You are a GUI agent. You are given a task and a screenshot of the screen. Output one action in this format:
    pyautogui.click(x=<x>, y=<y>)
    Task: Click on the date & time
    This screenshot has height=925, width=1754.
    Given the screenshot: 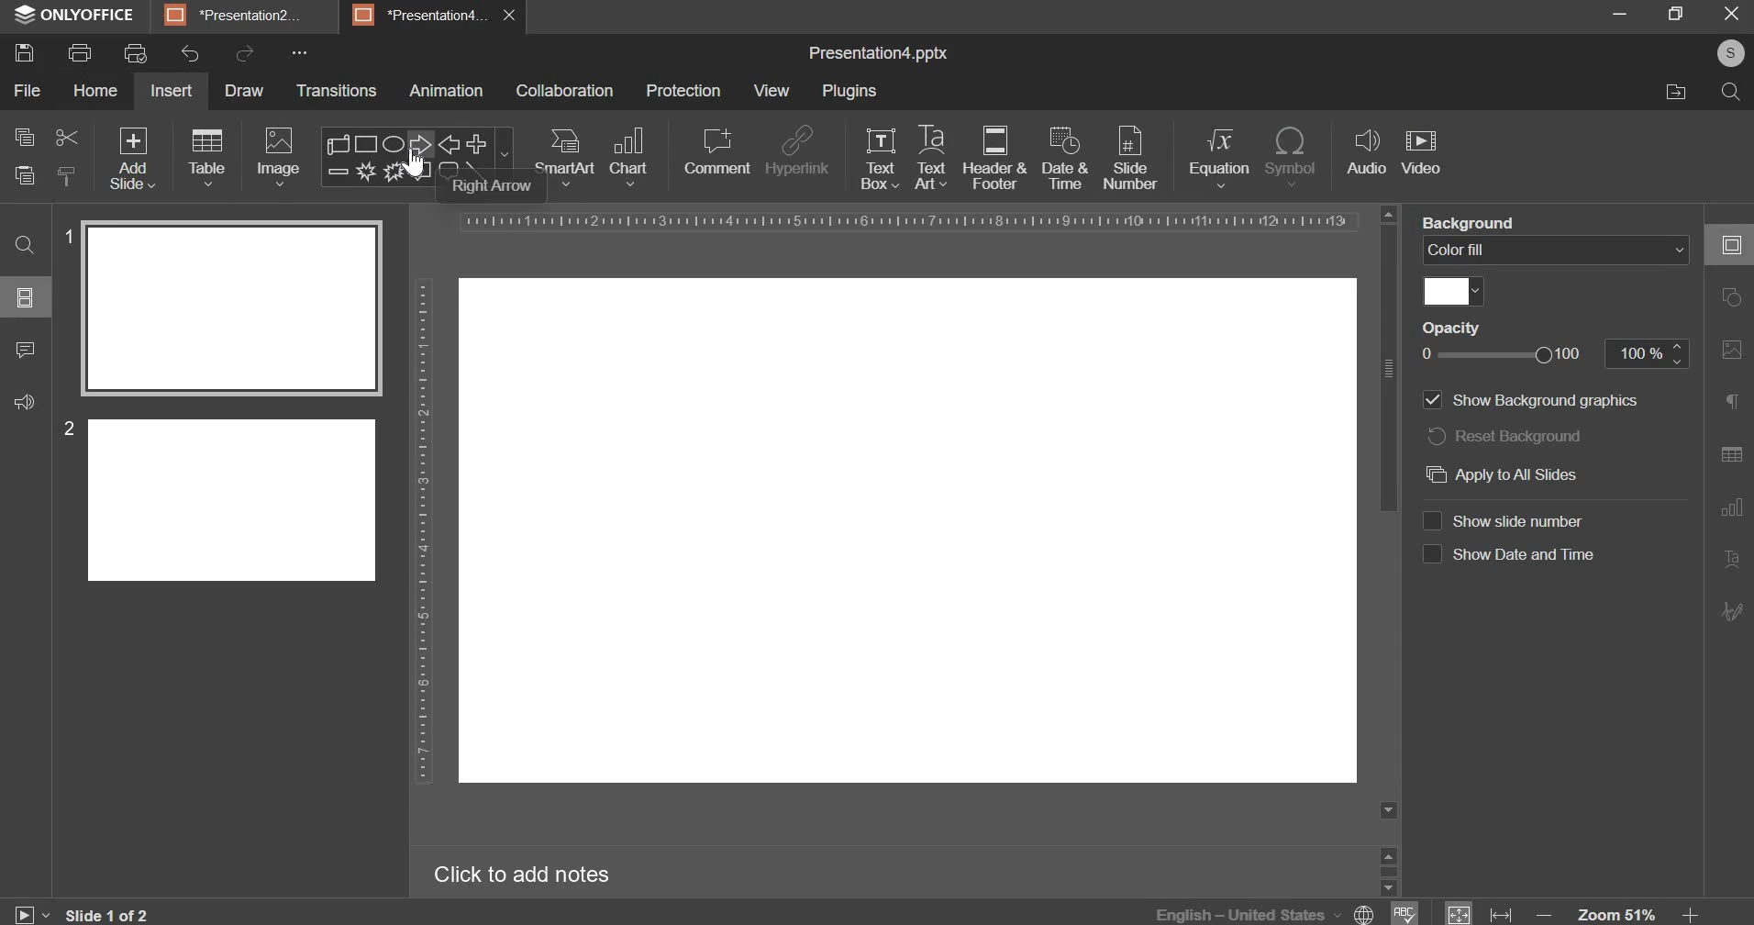 What is the action you would take?
    pyautogui.click(x=1067, y=160)
    